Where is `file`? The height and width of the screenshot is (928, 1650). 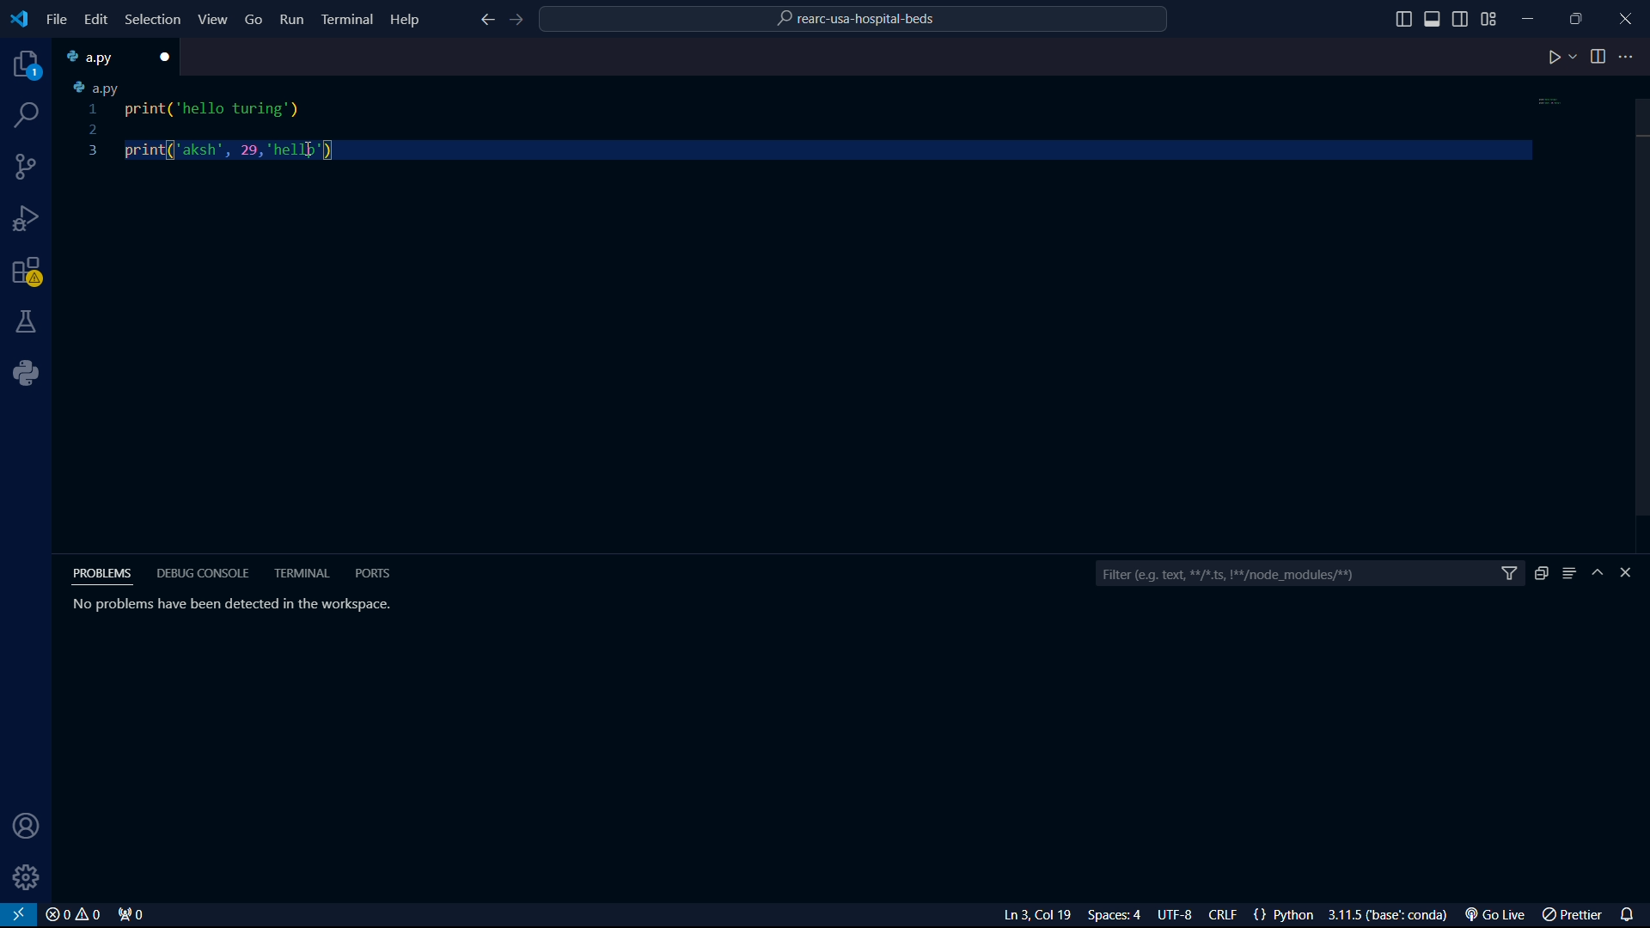
file is located at coordinates (57, 20).